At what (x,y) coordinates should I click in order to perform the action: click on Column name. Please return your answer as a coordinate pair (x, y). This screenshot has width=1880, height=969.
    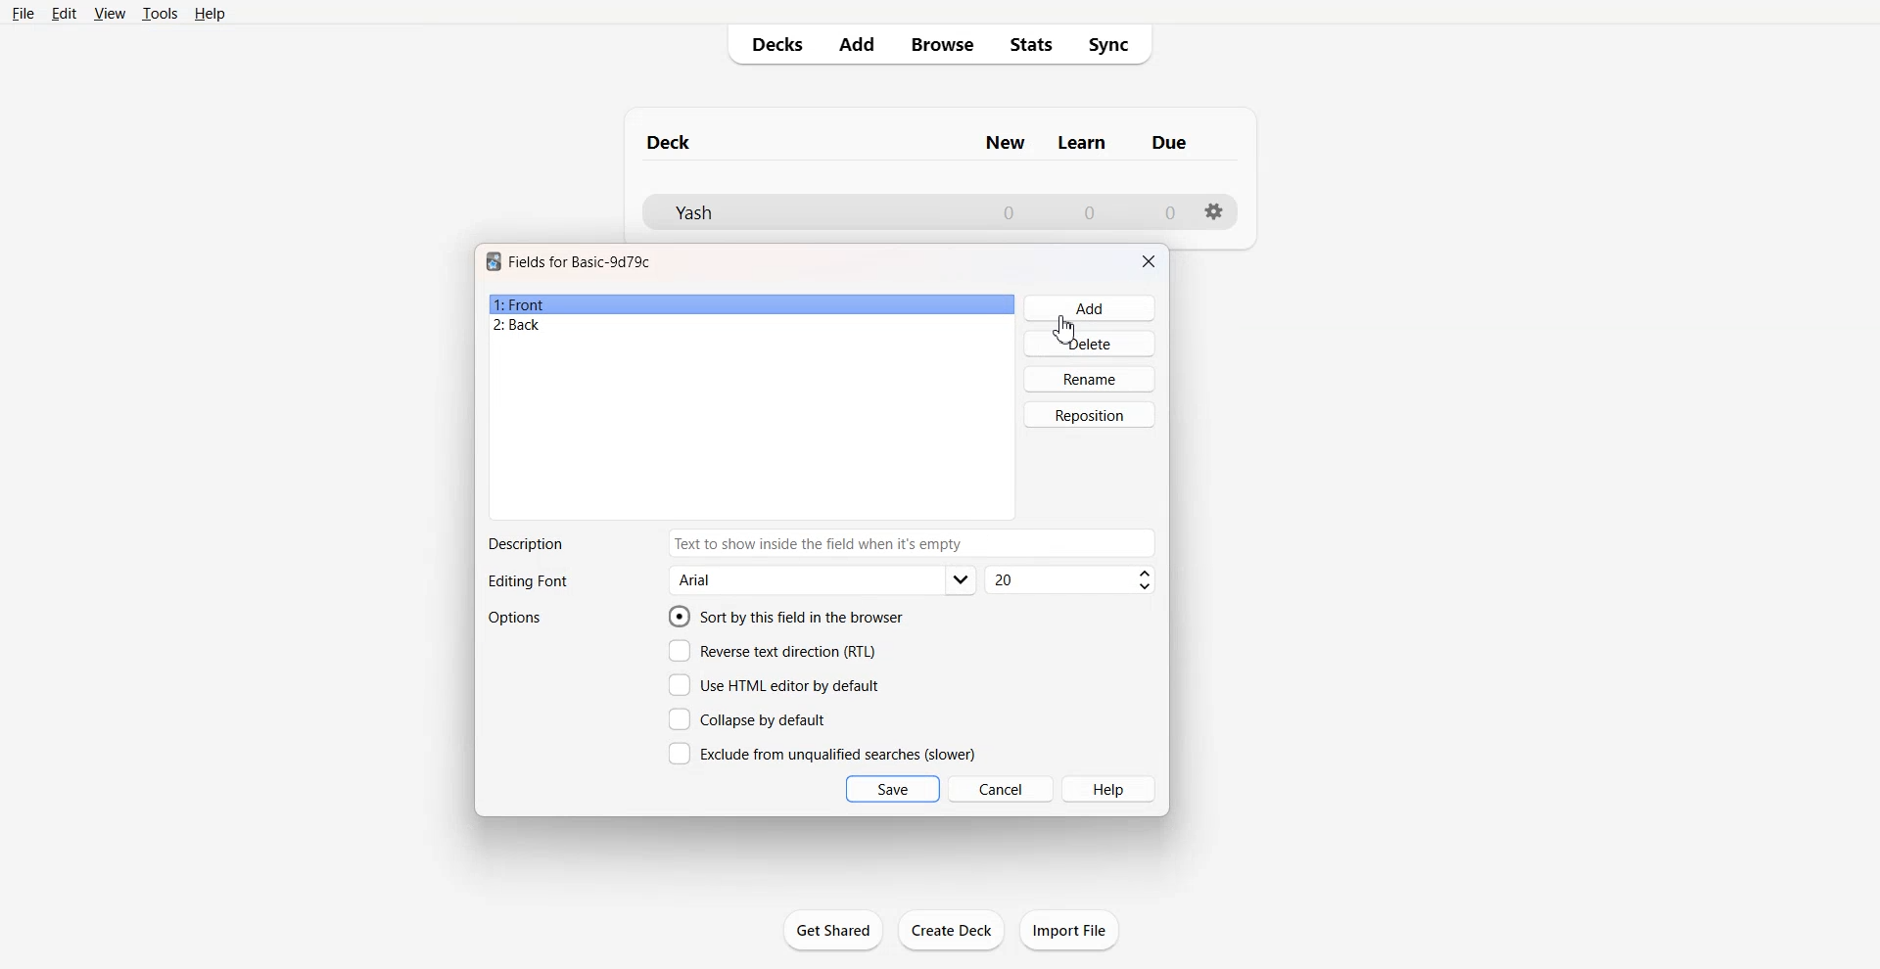
    Looking at the image, I should click on (1082, 143).